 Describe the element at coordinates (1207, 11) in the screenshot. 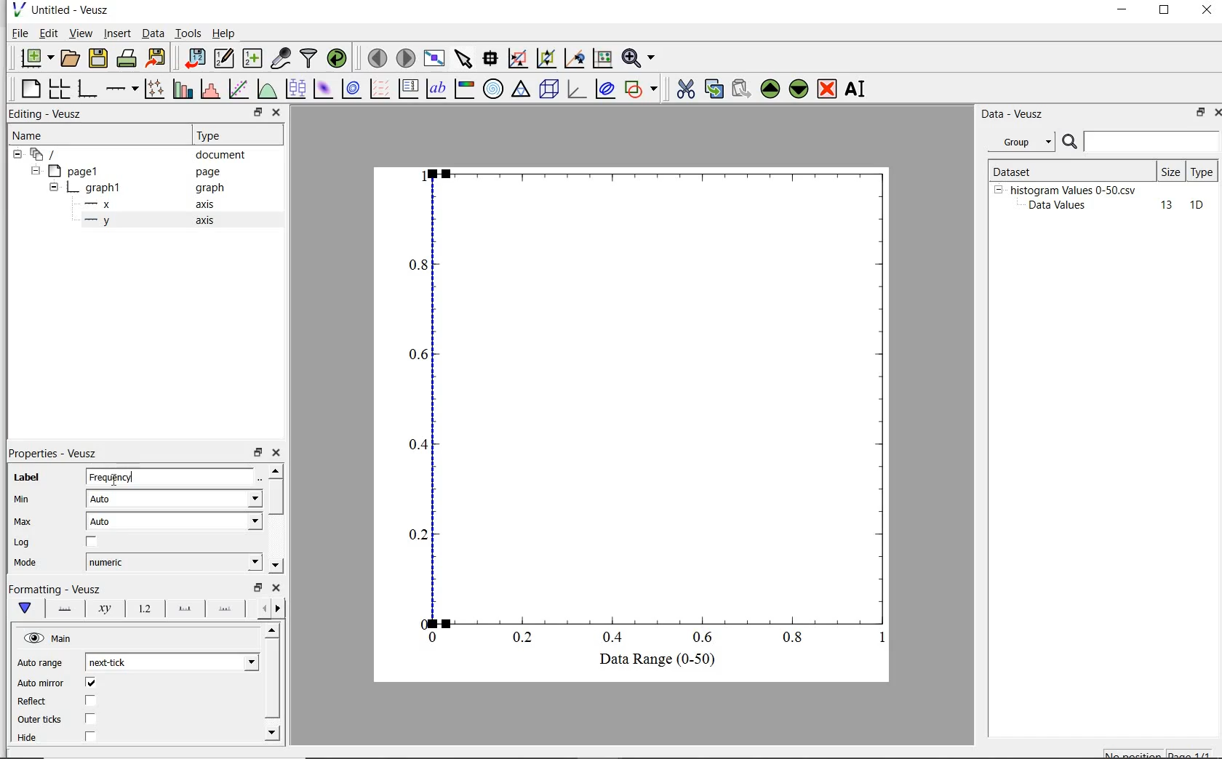

I see `close` at that location.